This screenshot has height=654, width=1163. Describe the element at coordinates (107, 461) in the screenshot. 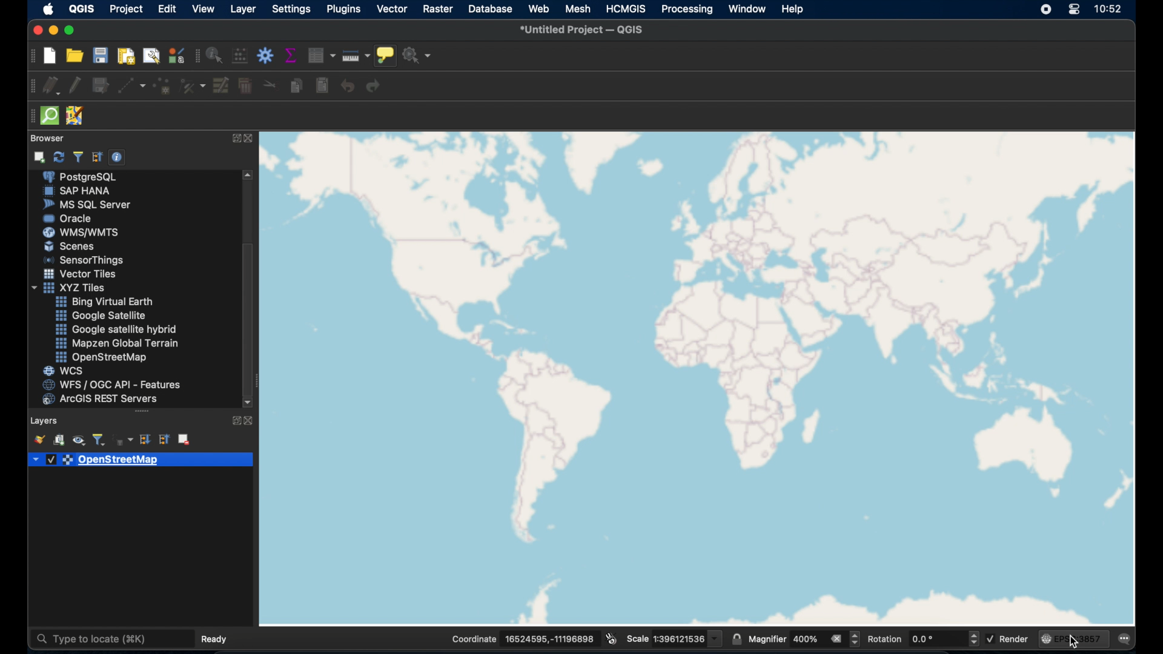

I see `openstreetmap` at that location.